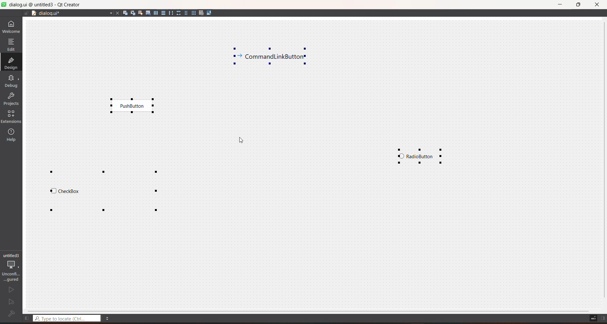 The image size is (607, 324). What do you see at coordinates (12, 267) in the screenshot?
I see `project configuration` at bounding box center [12, 267].